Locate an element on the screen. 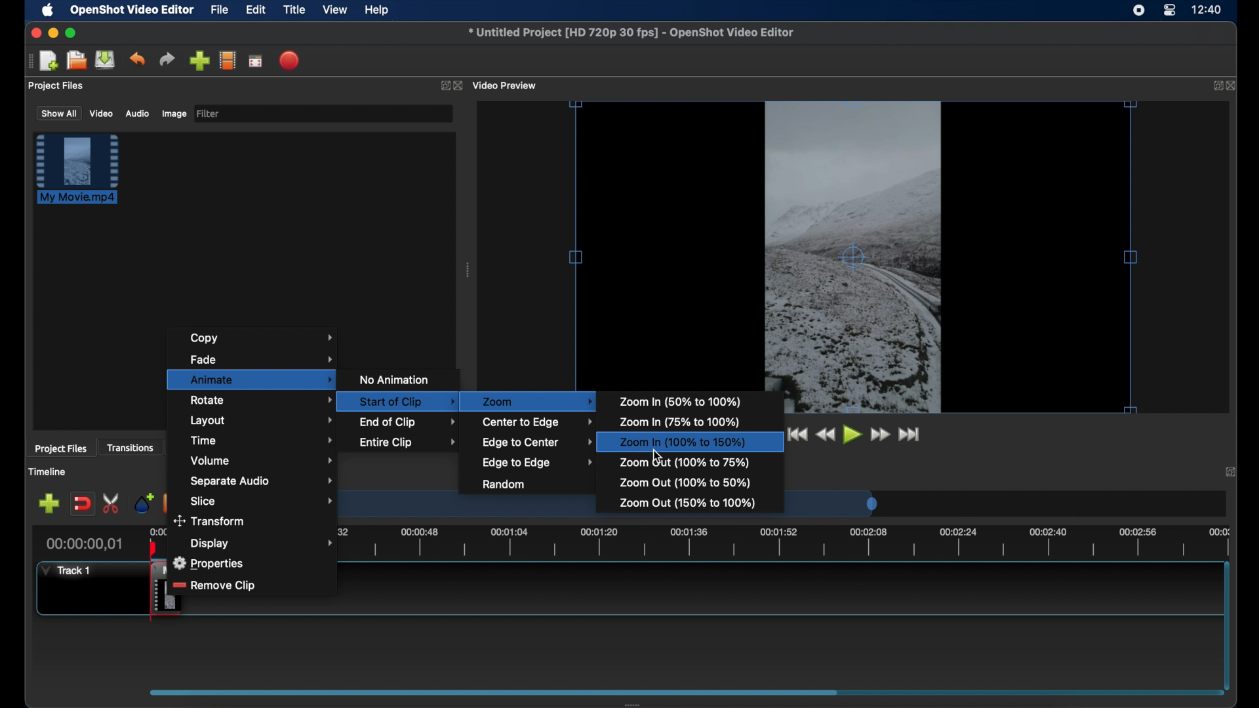  video preview is located at coordinates (506, 86).